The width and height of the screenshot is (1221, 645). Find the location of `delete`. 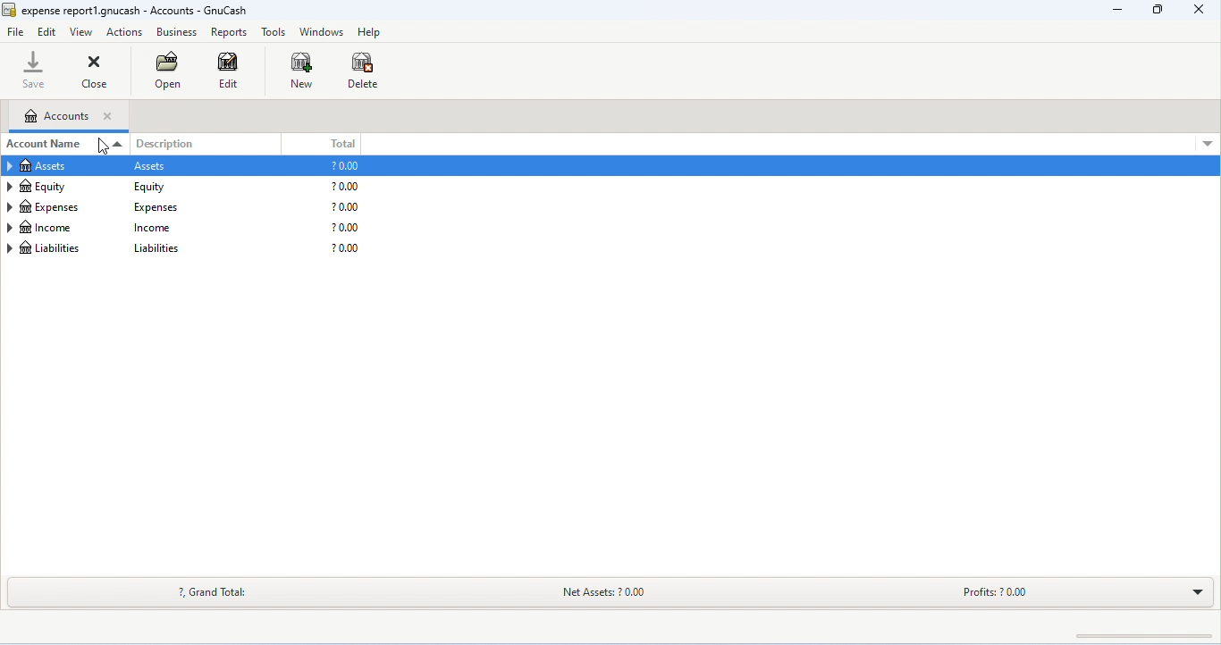

delete is located at coordinates (363, 69).